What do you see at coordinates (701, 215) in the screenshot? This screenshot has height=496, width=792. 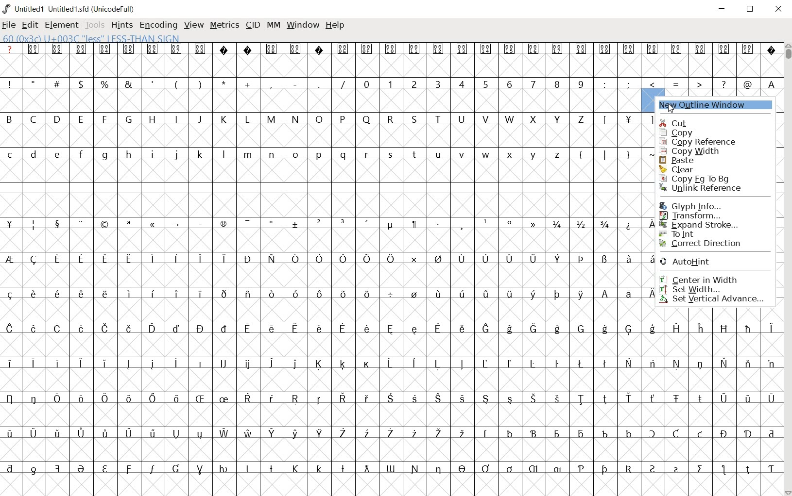 I see `Transform" width:80` at bounding box center [701, 215].